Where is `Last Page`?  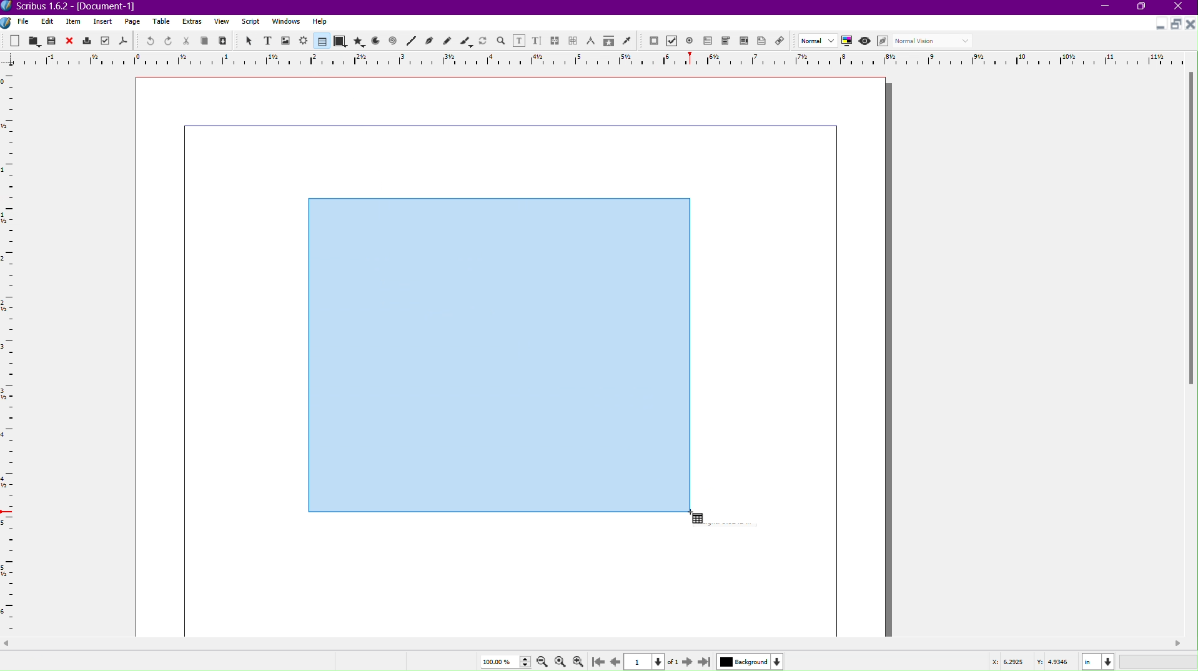 Last Page is located at coordinates (705, 661).